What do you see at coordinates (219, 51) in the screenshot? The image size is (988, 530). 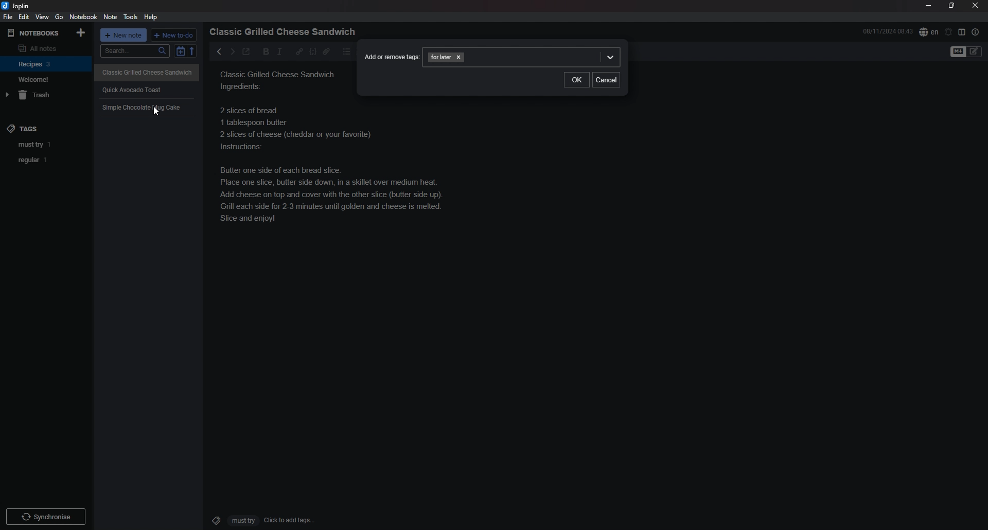 I see `previous` at bounding box center [219, 51].